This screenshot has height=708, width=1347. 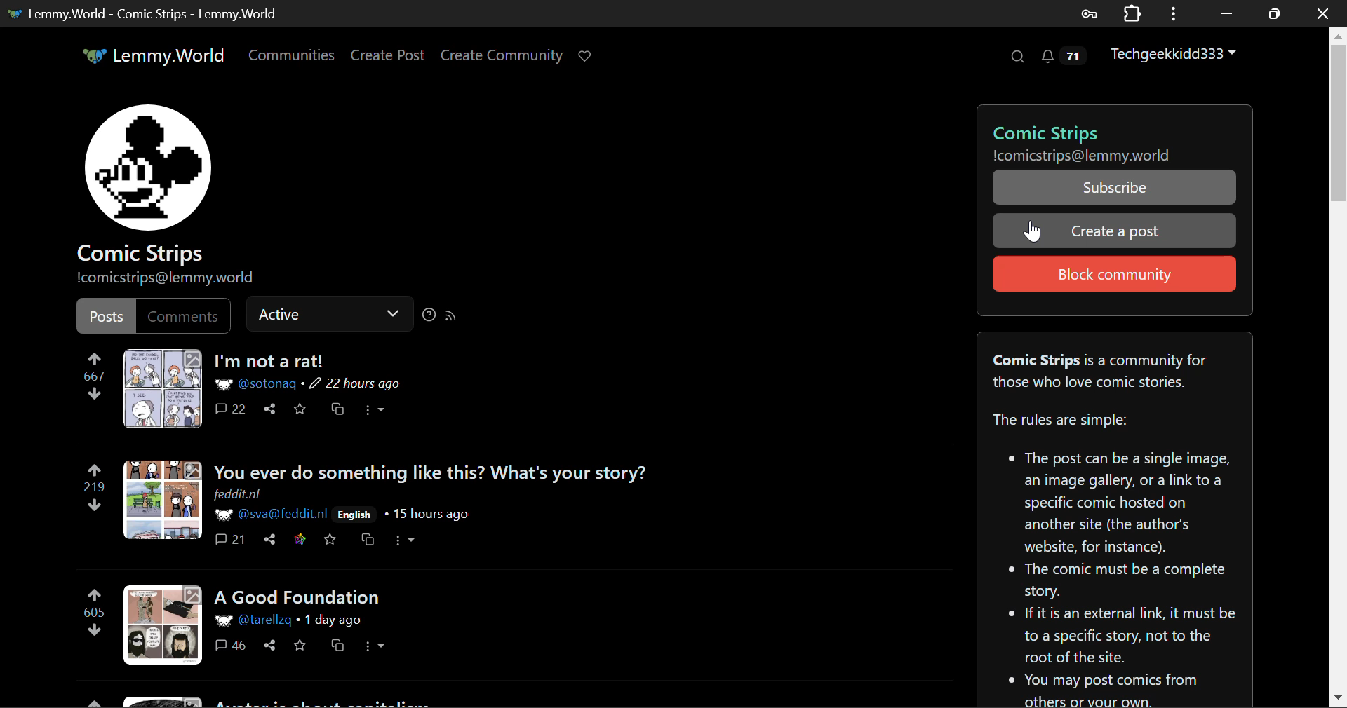 What do you see at coordinates (230, 539) in the screenshot?
I see `Comments` at bounding box center [230, 539].